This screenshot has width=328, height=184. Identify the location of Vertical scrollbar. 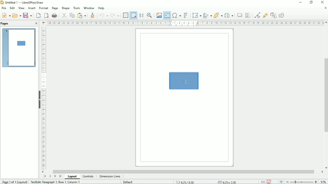
(325, 95).